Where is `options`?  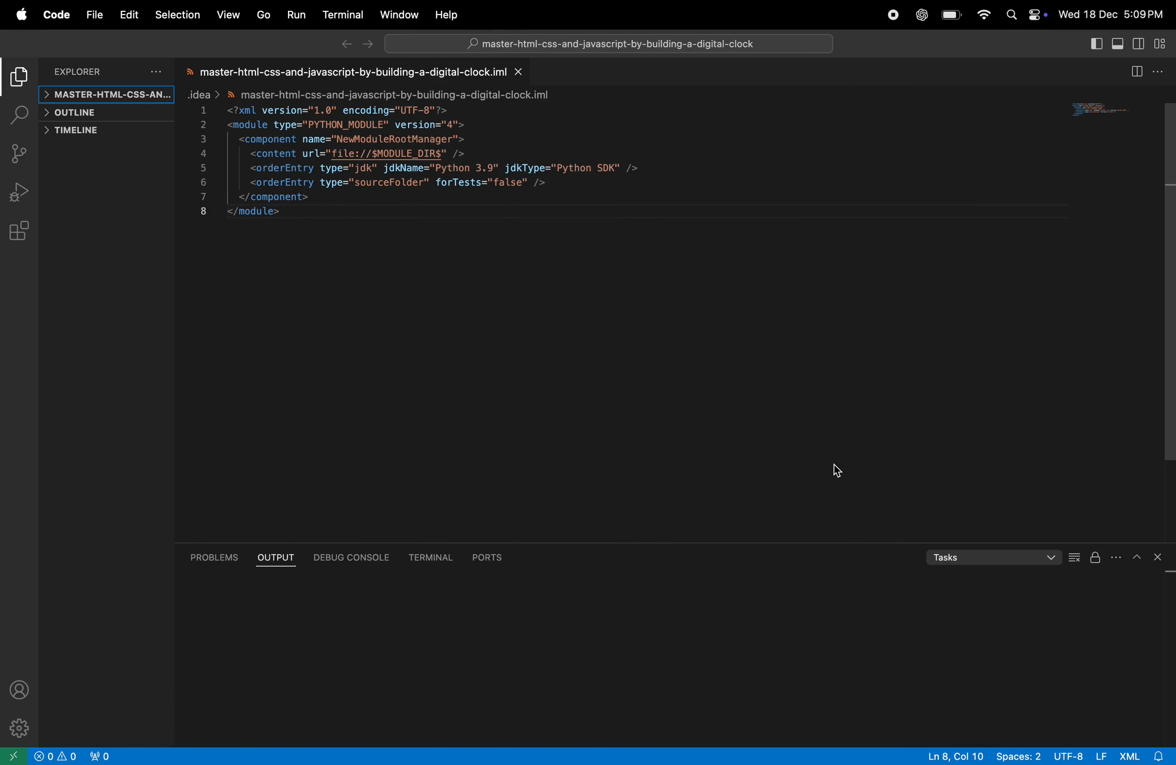 options is located at coordinates (1160, 72).